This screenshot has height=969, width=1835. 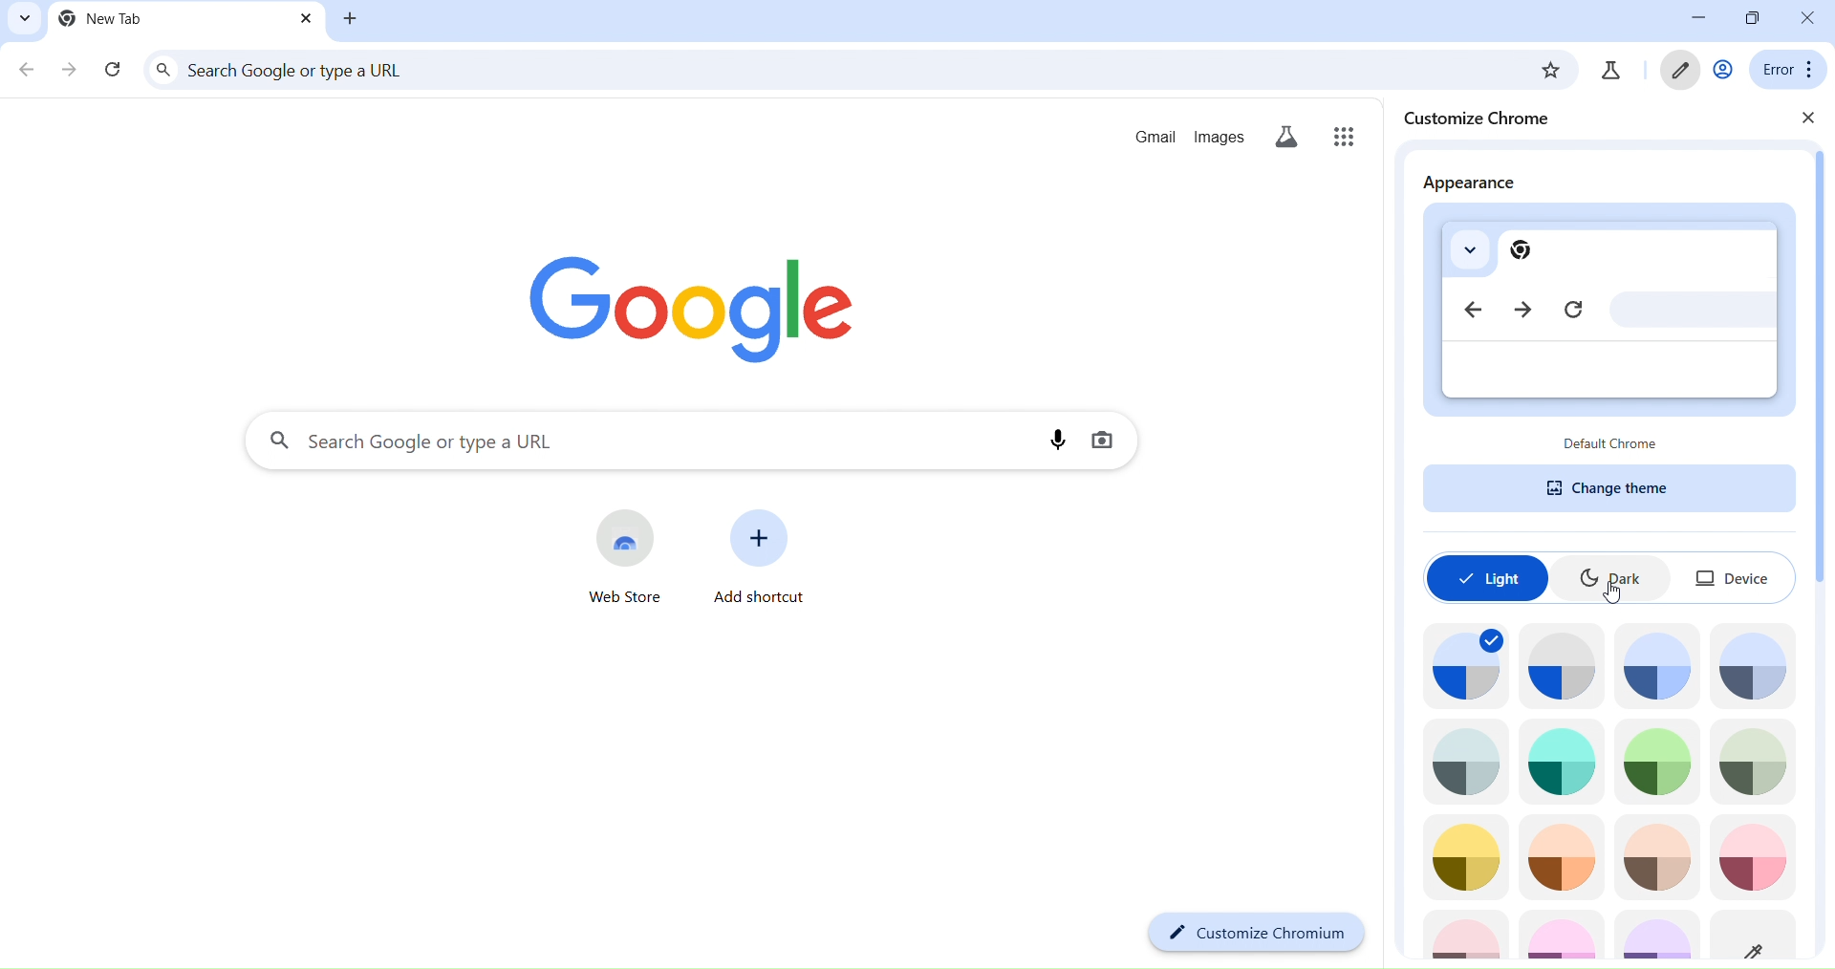 I want to click on image search, so click(x=1107, y=438).